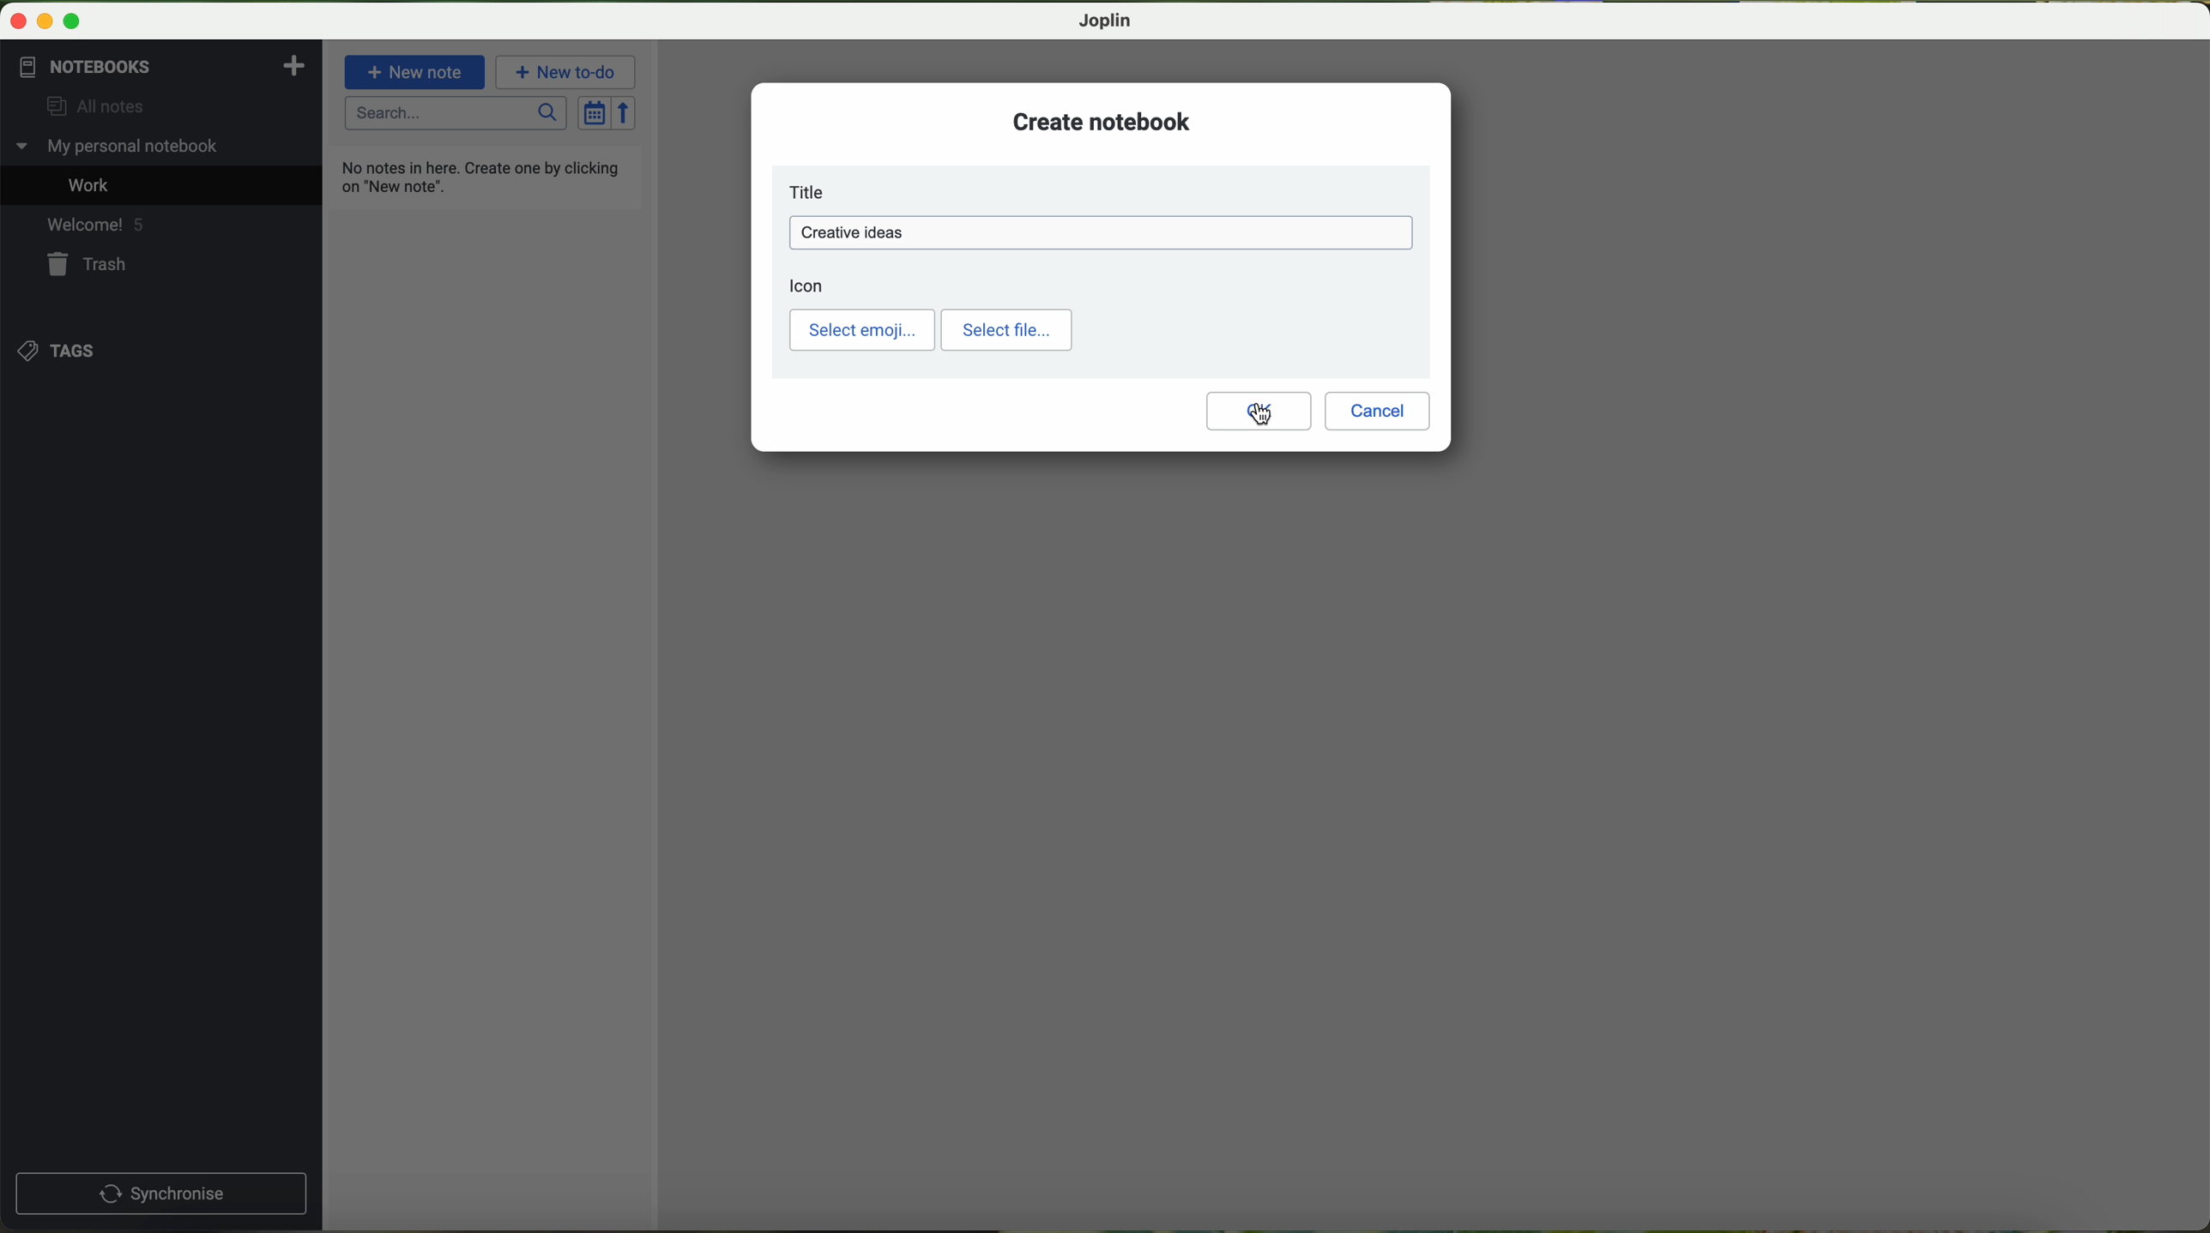 The height and width of the screenshot is (1233, 2210). What do you see at coordinates (88, 107) in the screenshot?
I see `all notes` at bounding box center [88, 107].